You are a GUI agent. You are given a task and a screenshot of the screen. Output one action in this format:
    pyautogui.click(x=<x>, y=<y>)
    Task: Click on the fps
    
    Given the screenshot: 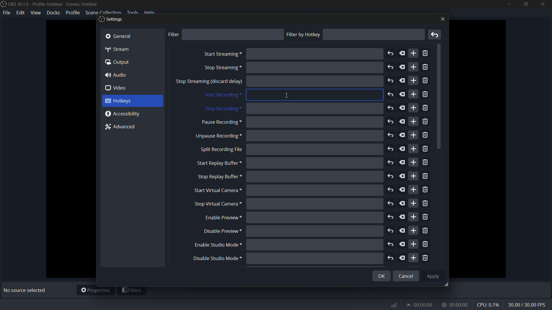 What is the action you would take?
    pyautogui.click(x=527, y=305)
    